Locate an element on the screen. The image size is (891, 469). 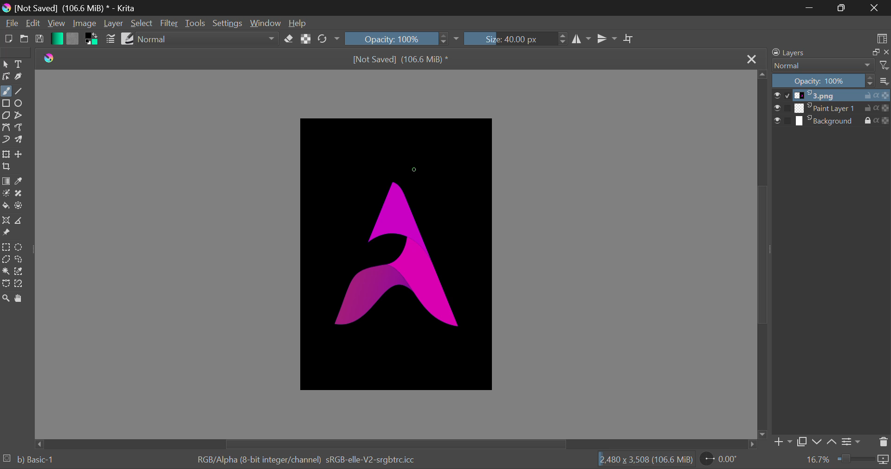
Colorize Mask Tool is located at coordinates (6, 194).